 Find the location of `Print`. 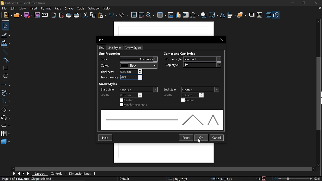

Print is located at coordinates (77, 15).